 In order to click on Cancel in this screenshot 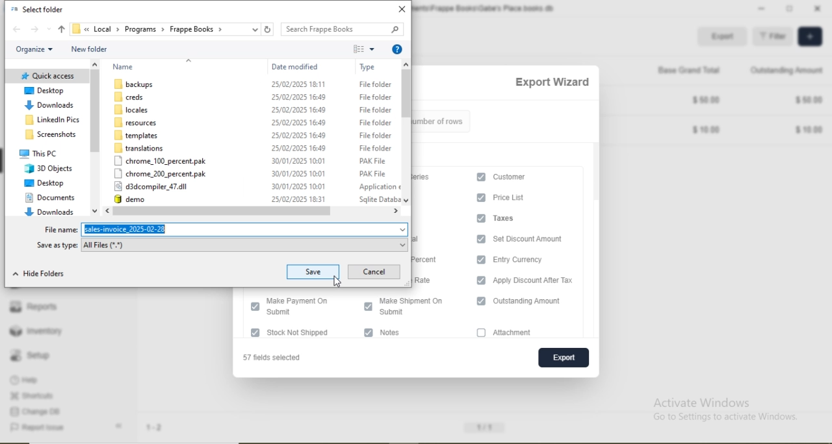, I will do `click(377, 272)`.